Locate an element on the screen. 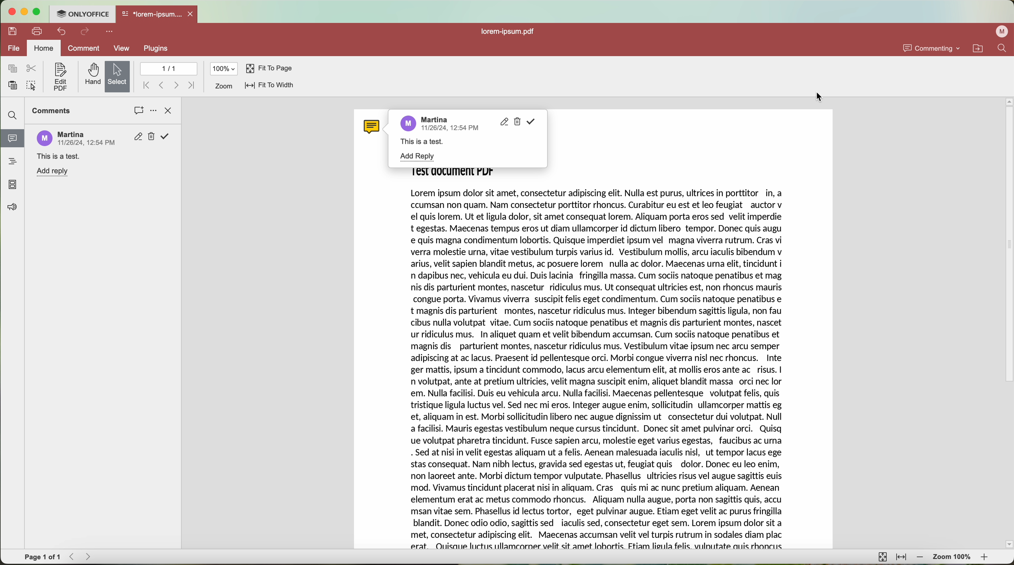 This screenshot has width=1014, height=565. add reply is located at coordinates (416, 157).